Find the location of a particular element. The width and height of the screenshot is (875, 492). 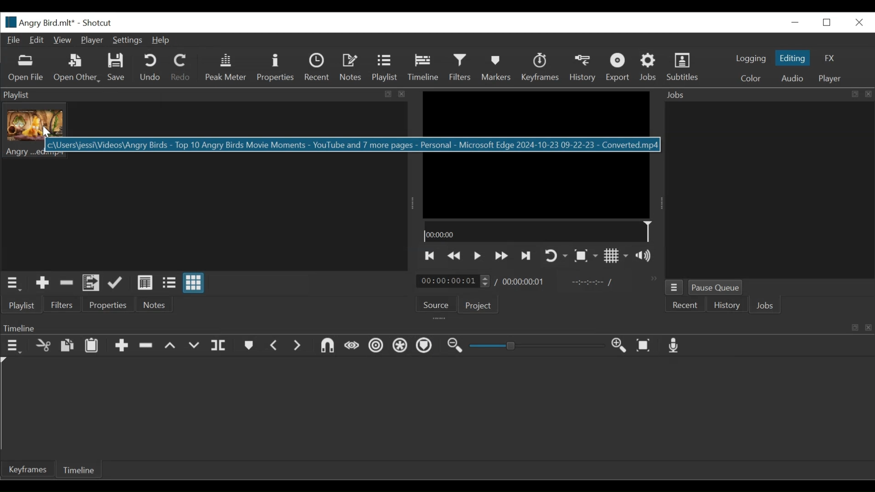

Player is located at coordinates (91, 41).